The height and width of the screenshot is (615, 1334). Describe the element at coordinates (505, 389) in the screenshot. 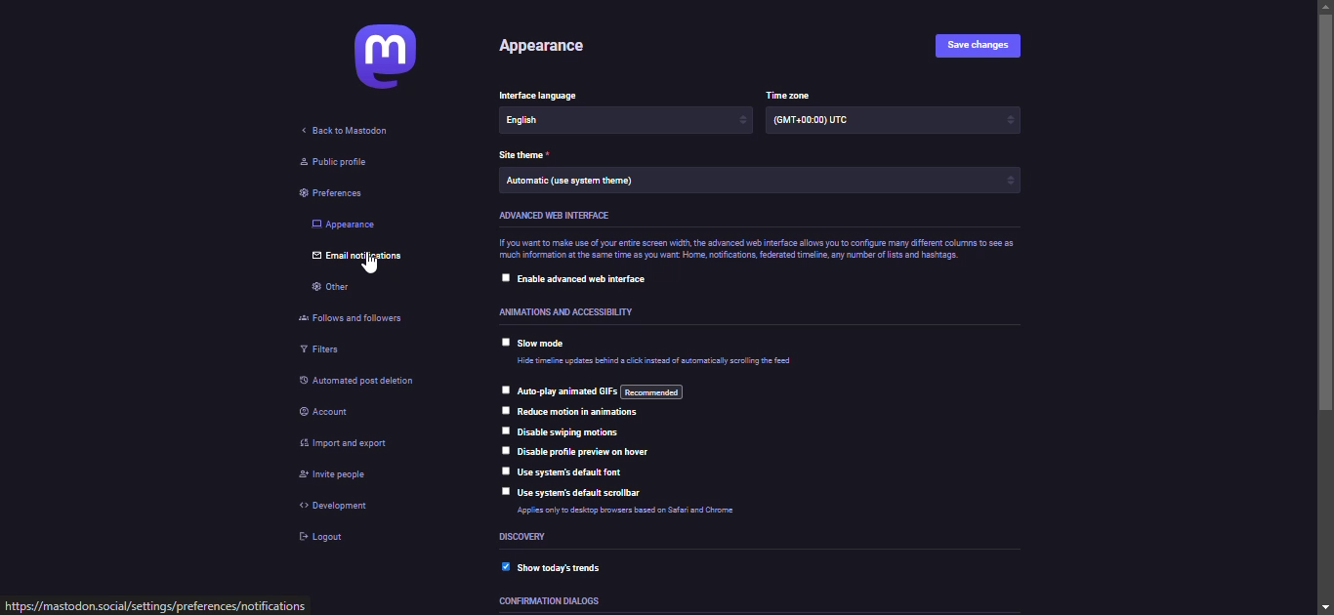

I see `click to select` at that location.